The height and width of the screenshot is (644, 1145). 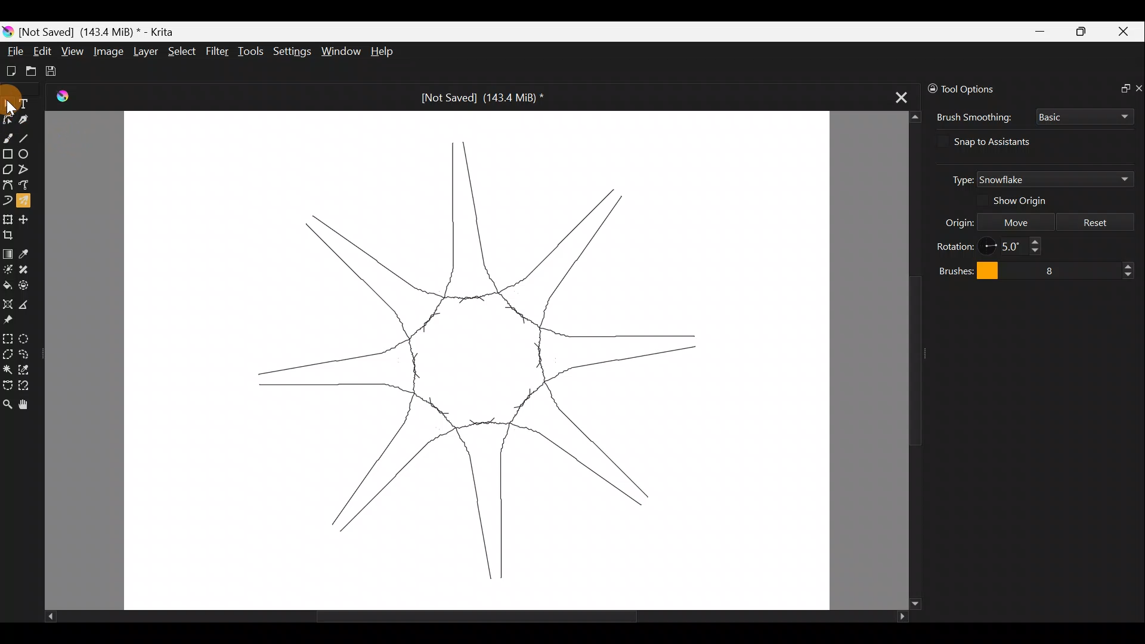 I want to click on Reference images tool, so click(x=17, y=319).